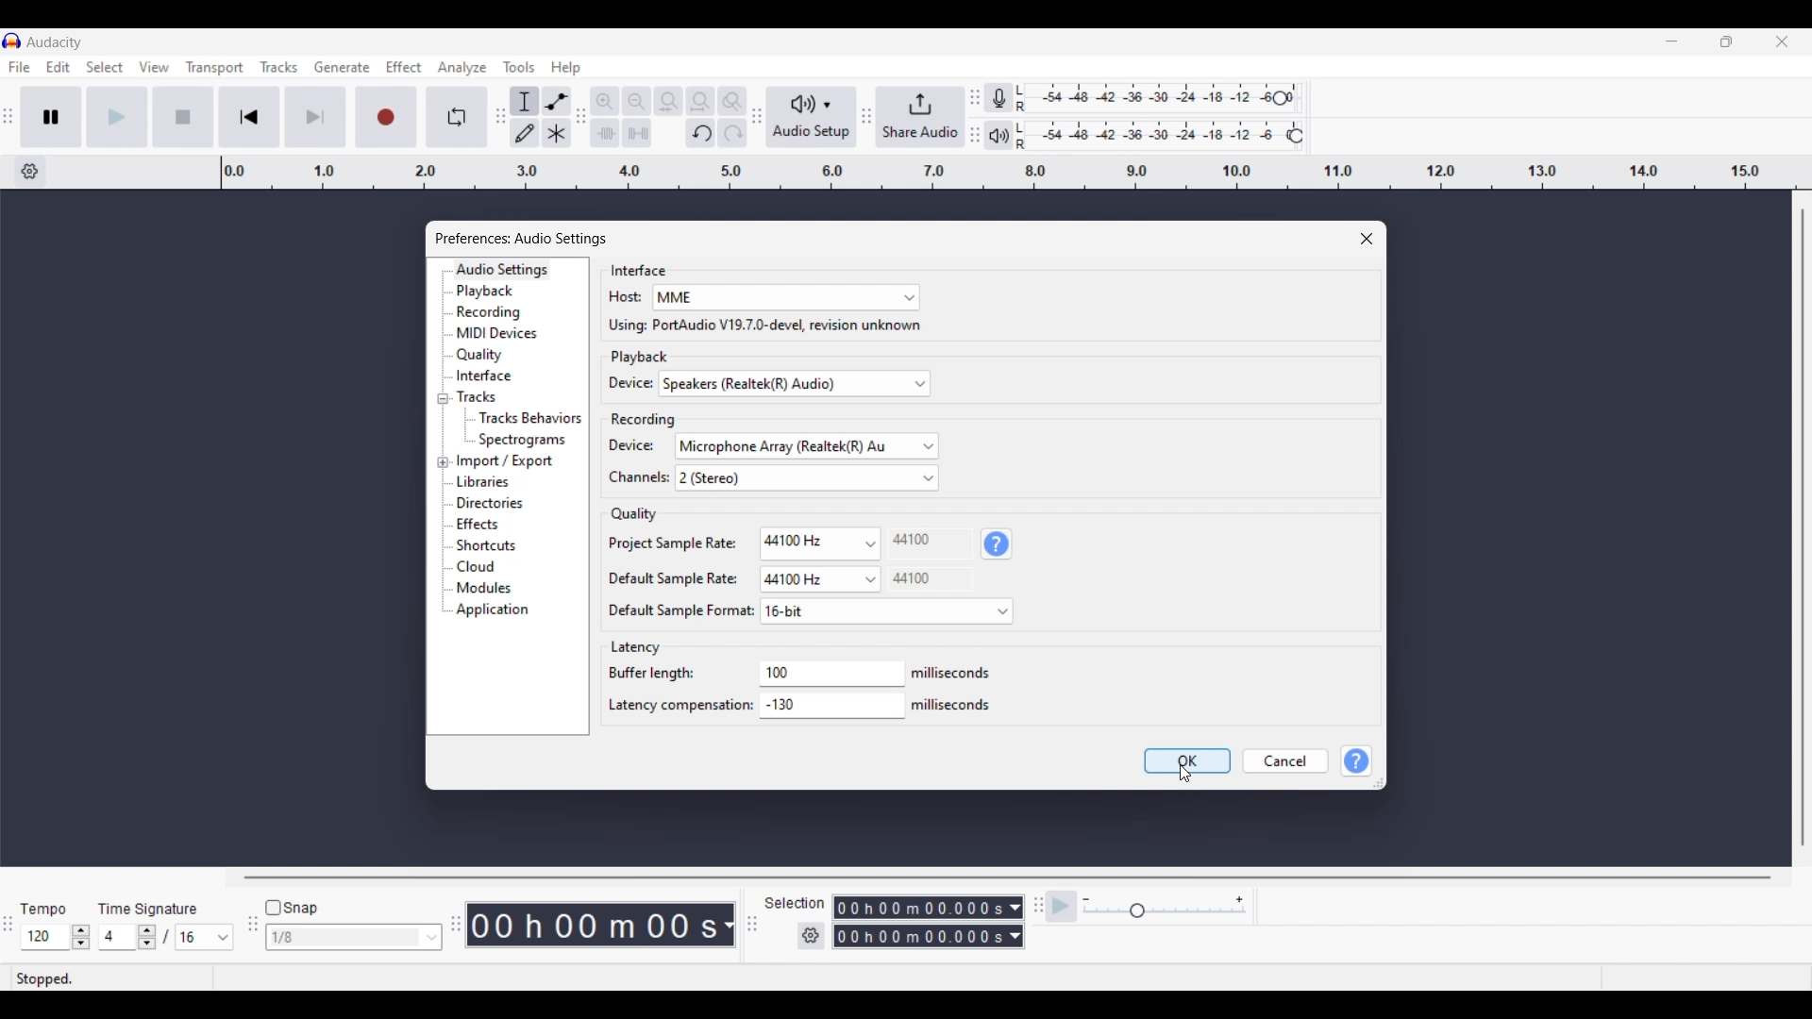 The width and height of the screenshot is (1812, 1019). What do you see at coordinates (1016, 173) in the screenshot?
I see `Scale to measure audio length` at bounding box center [1016, 173].